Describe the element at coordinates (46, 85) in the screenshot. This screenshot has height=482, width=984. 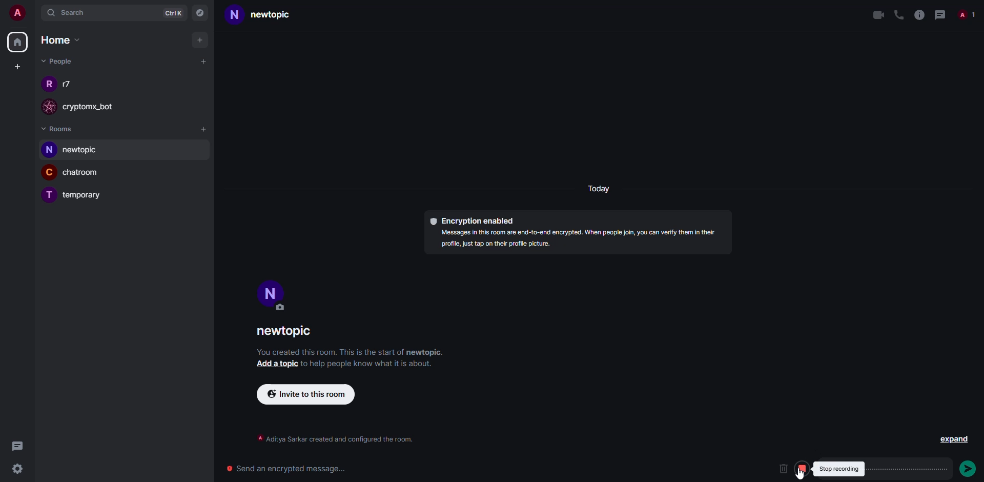
I see `R` at that location.